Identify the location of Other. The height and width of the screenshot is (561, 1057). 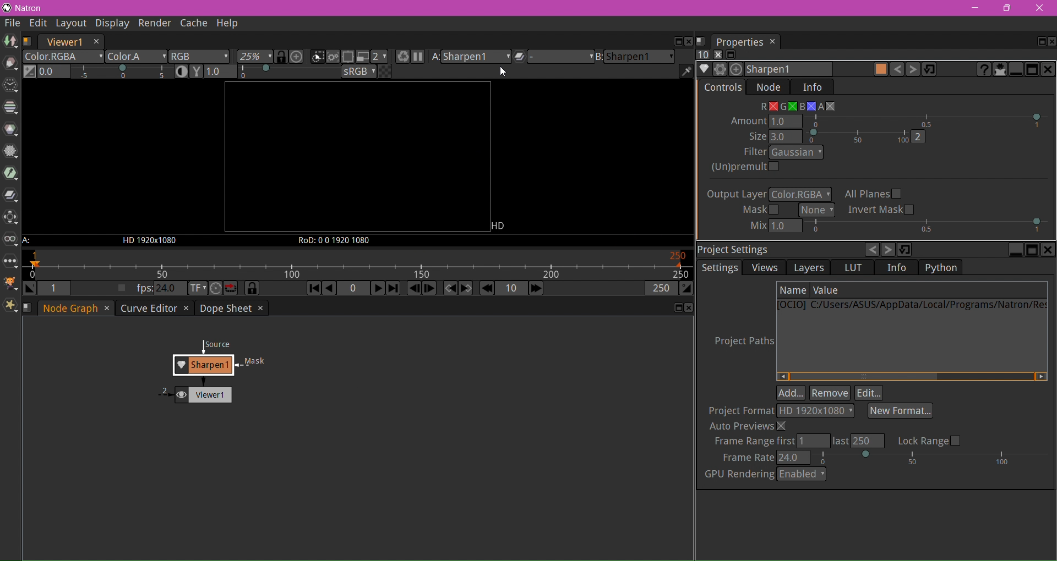
(10, 262).